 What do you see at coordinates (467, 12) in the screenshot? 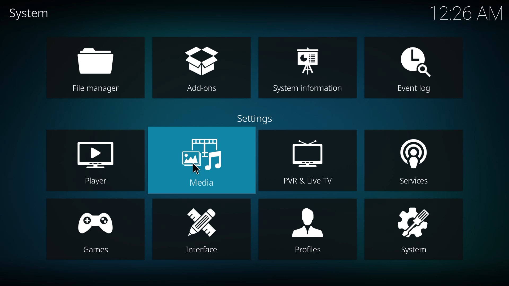
I see `time` at bounding box center [467, 12].